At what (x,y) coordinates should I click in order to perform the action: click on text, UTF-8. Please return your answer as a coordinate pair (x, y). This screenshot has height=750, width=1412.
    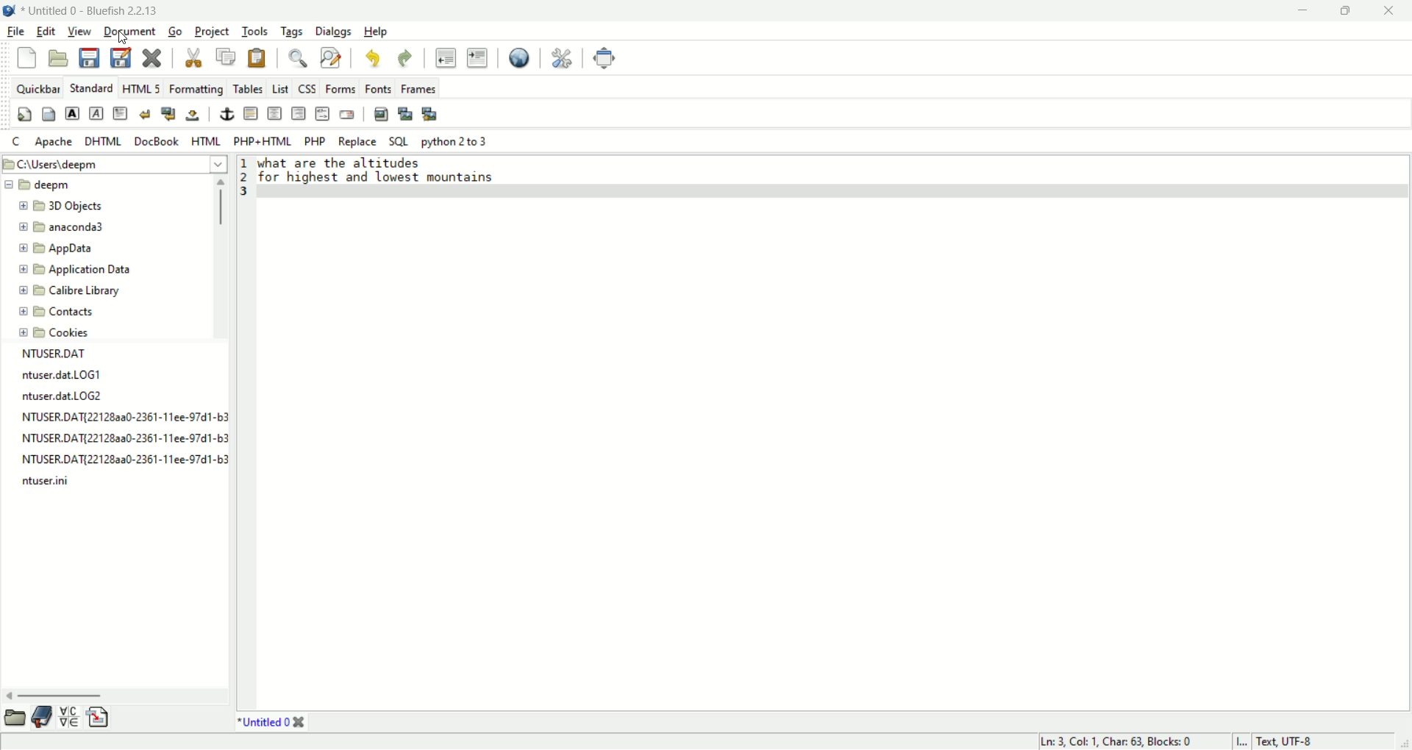
    Looking at the image, I should click on (1294, 741).